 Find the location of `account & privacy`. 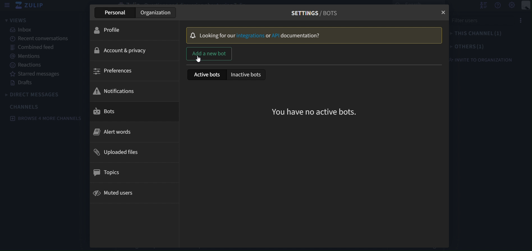

account & privacy is located at coordinates (132, 51).